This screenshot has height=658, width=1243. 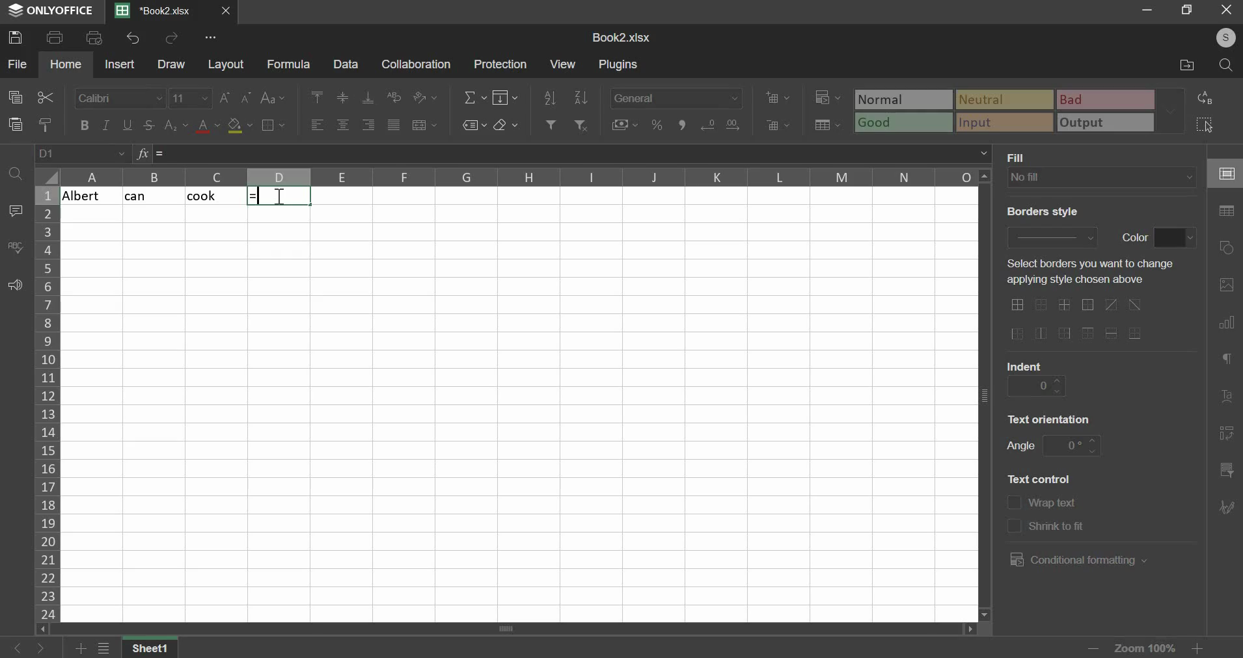 What do you see at coordinates (425, 97) in the screenshot?
I see `orientation` at bounding box center [425, 97].